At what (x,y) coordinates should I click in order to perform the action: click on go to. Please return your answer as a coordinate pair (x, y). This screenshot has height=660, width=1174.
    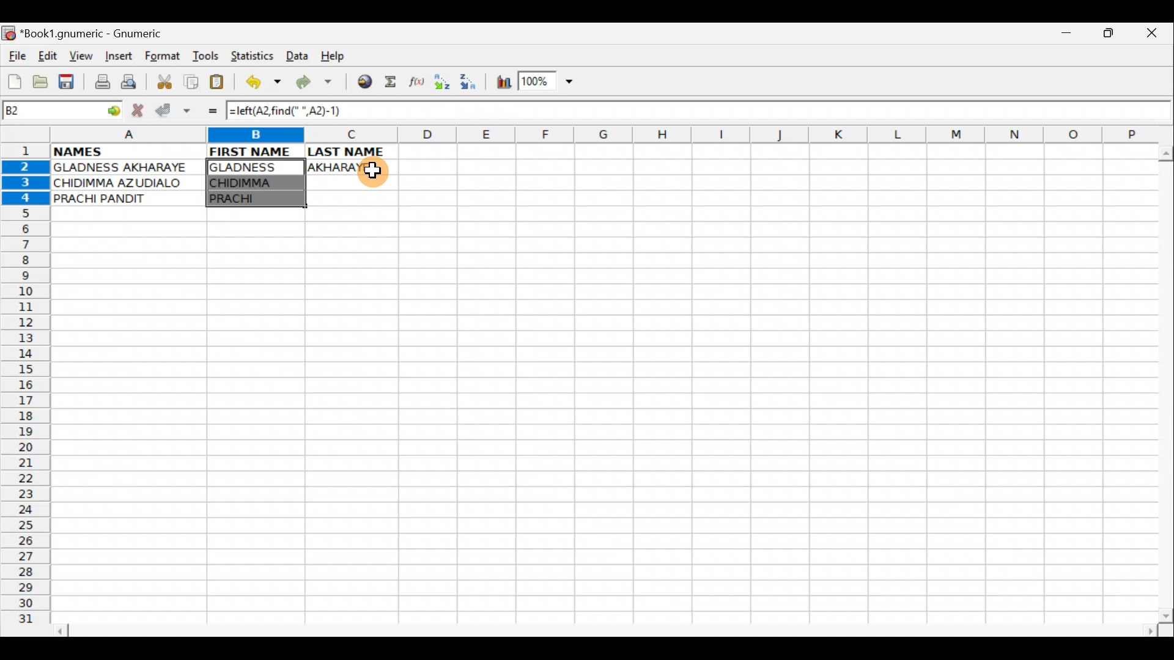
    Looking at the image, I should click on (113, 109).